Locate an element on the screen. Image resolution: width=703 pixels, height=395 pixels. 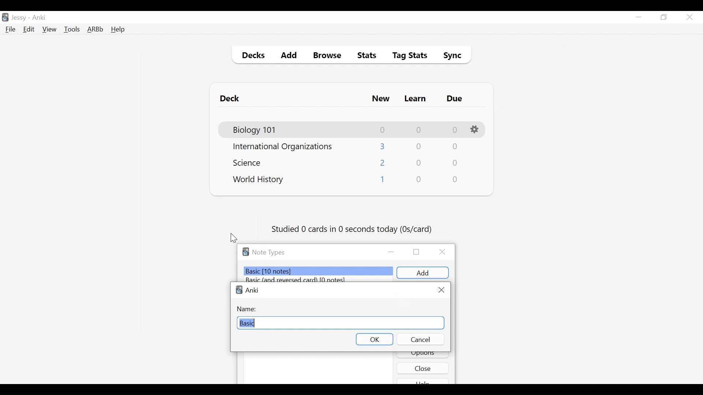
Deck Name is located at coordinates (255, 130).